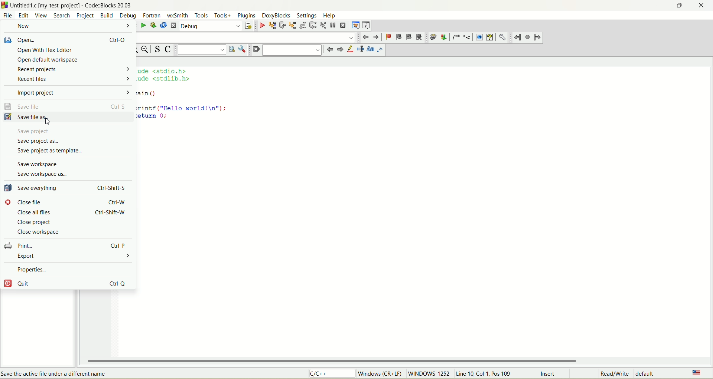 The width and height of the screenshot is (713, 379). What do you see at coordinates (69, 282) in the screenshot?
I see `quit` at bounding box center [69, 282].